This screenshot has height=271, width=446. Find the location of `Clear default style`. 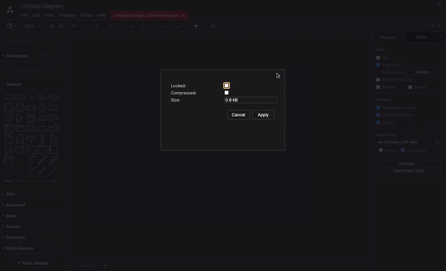

Clear default style is located at coordinates (409, 171).